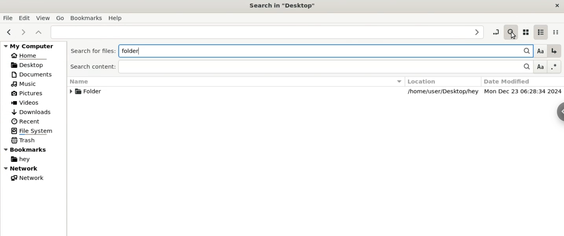  What do you see at coordinates (28, 102) in the screenshot?
I see `Videos` at bounding box center [28, 102].